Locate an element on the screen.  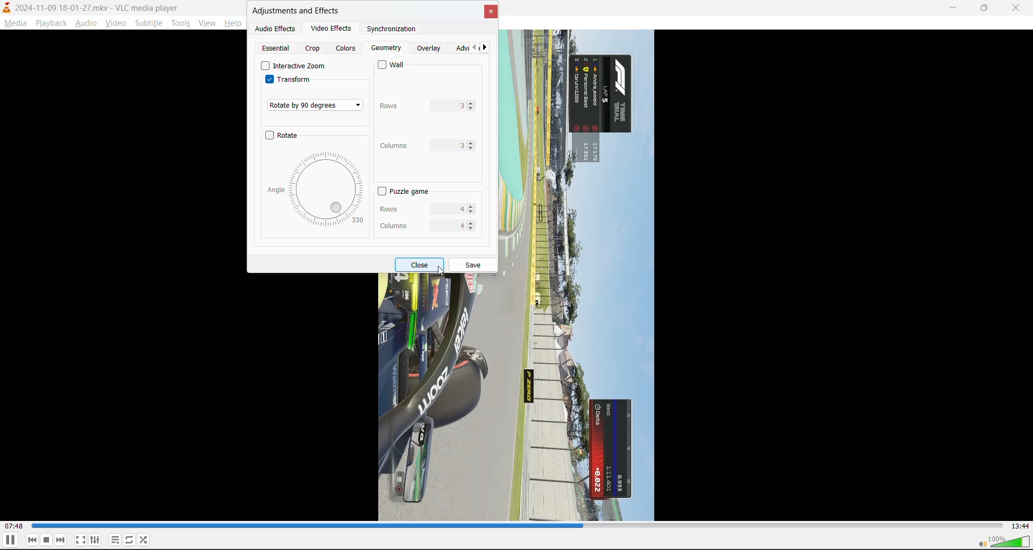
puzzle game is located at coordinates (406, 193).